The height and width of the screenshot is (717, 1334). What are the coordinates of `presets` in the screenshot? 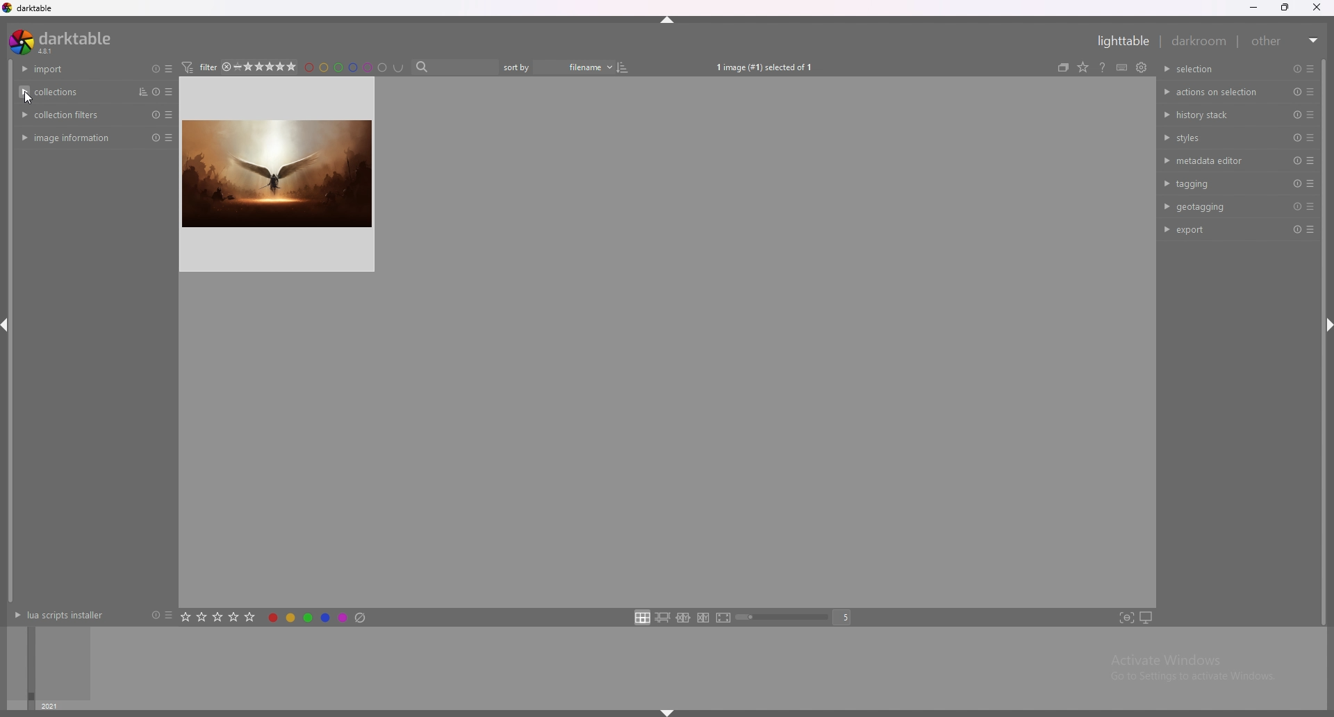 It's located at (1311, 231).